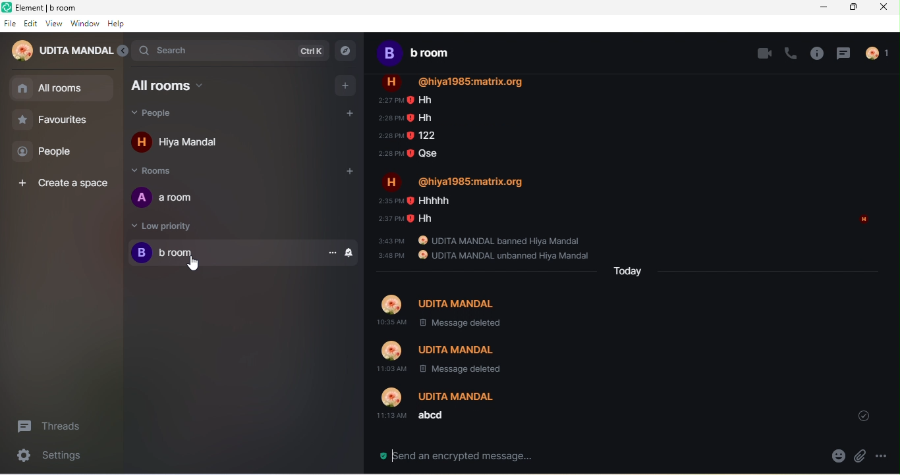  I want to click on send a encrypted message, so click(462, 455).